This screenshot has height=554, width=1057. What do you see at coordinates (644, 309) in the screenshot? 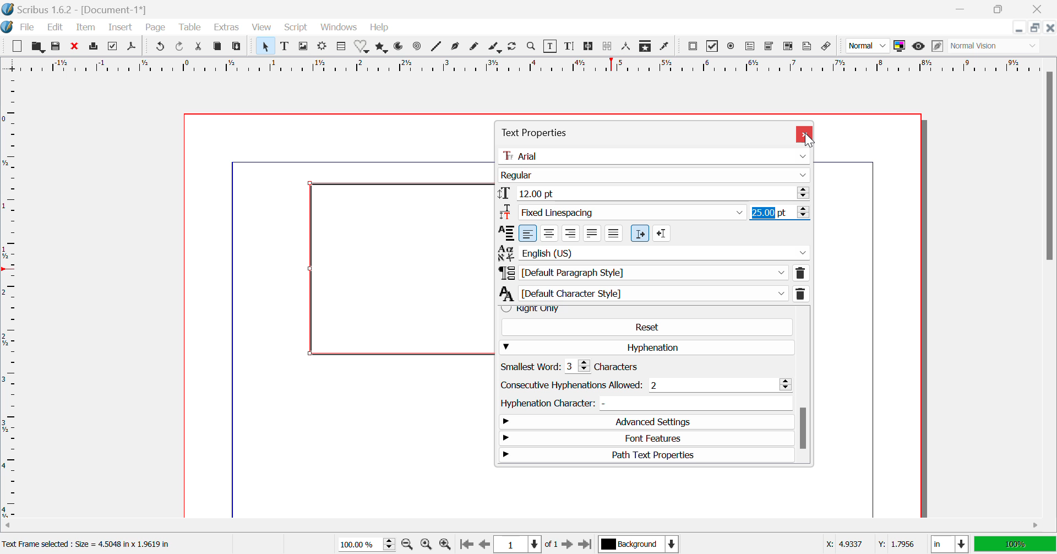
I see `Right Only` at bounding box center [644, 309].